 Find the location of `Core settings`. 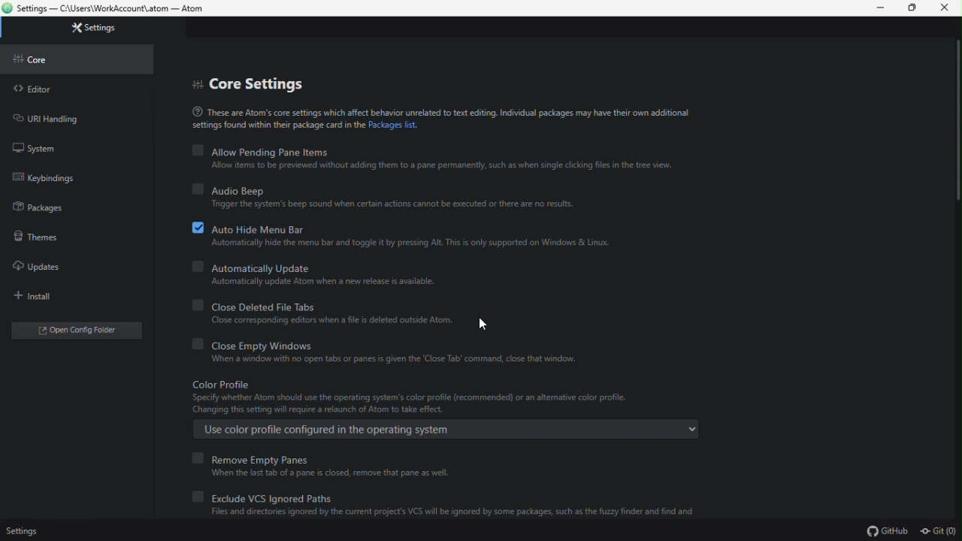

Core settings is located at coordinates (259, 82).